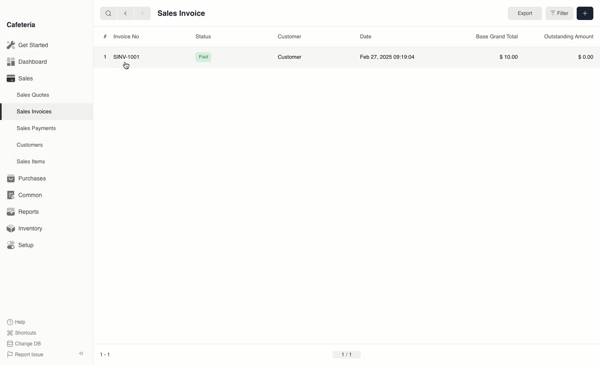 Image resolution: width=600 pixels, height=365 pixels. Describe the element at coordinates (105, 354) in the screenshot. I see `1-1` at that location.